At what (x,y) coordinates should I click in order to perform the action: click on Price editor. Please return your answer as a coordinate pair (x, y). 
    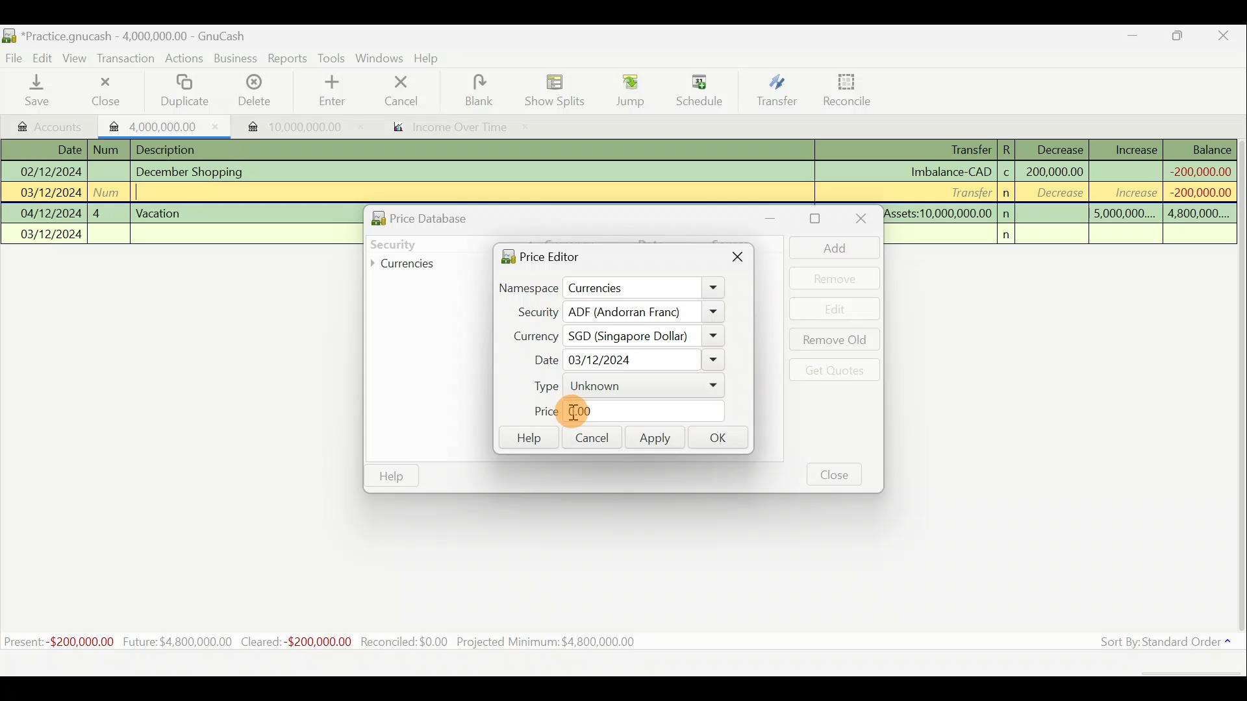
    Looking at the image, I should click on (536, 256).